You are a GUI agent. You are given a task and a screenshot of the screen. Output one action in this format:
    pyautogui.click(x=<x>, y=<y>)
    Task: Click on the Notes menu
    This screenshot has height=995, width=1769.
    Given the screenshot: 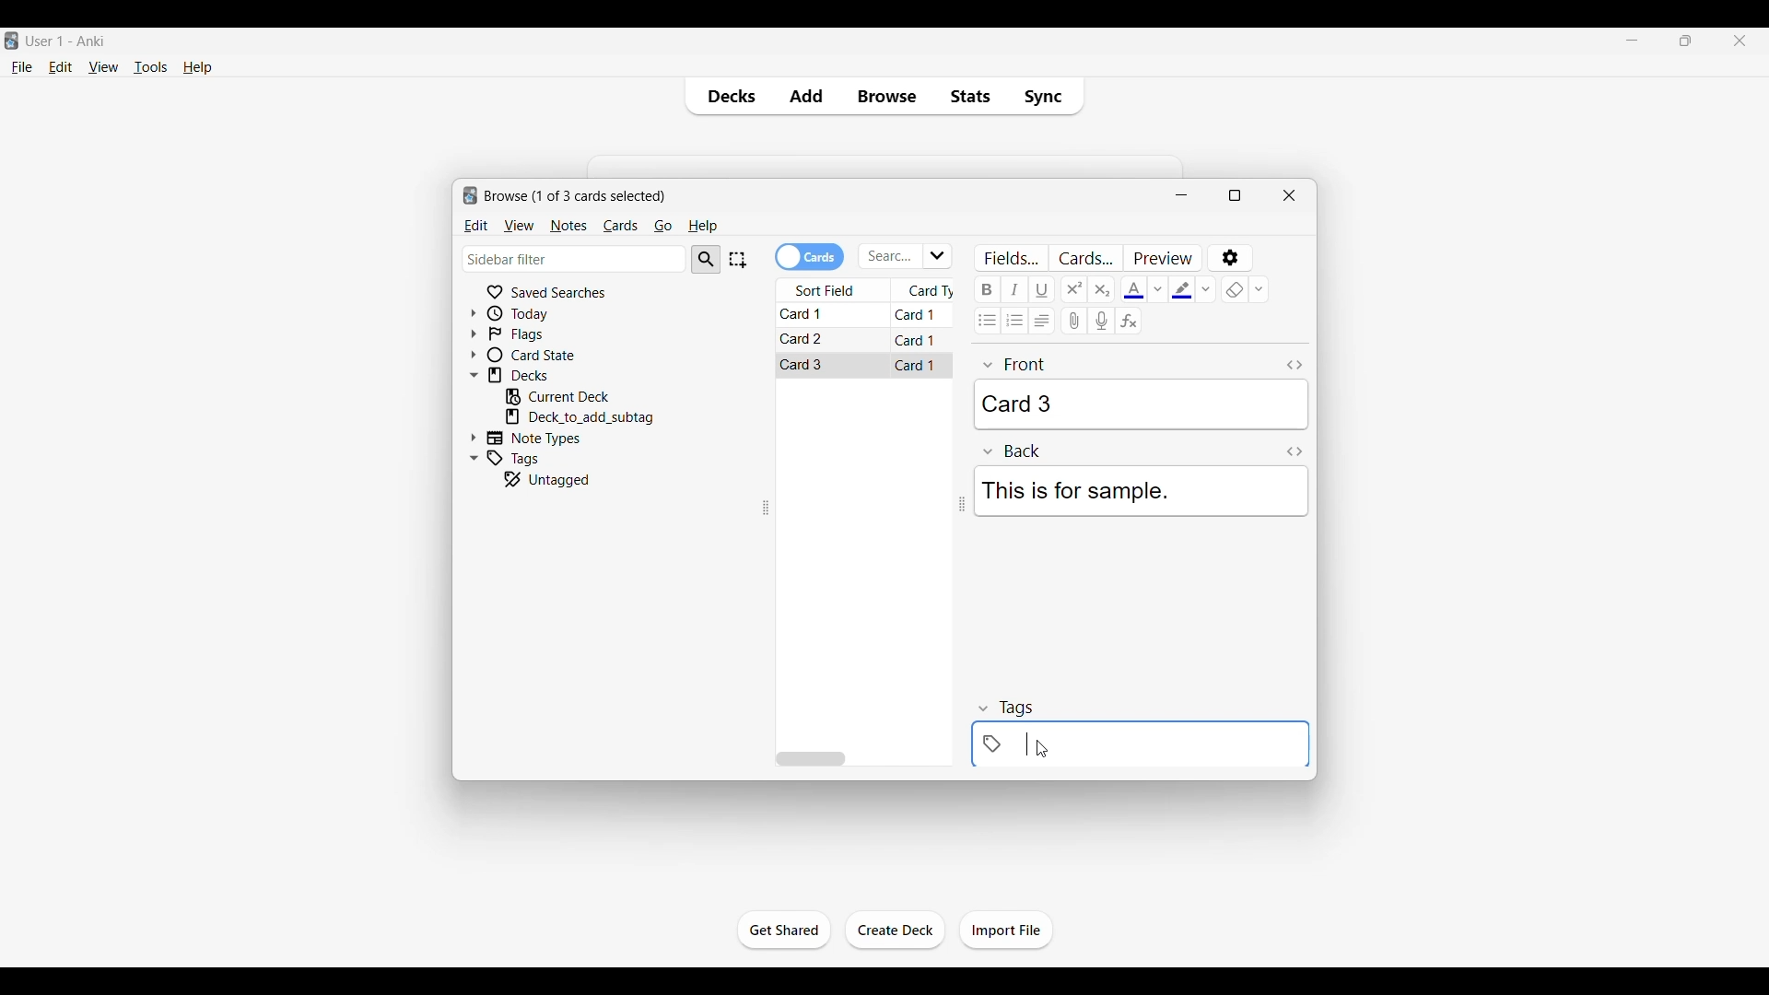 What is the action you would take?
    pyautogui.click(x=568, y=227)
    